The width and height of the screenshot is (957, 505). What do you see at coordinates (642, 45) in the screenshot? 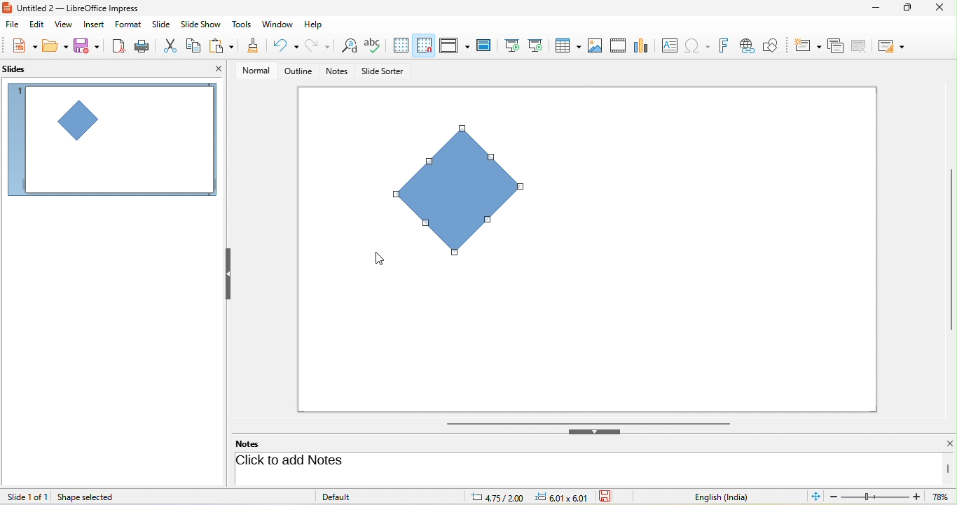
I see `chart` at bounding box center [642, 45].